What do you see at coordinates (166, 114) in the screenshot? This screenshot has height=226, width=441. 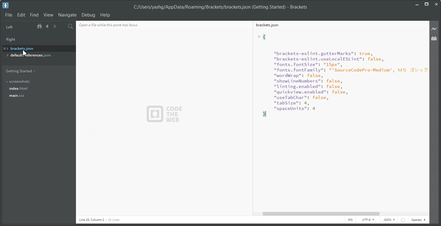 I see `image` at bounding box center [166, 114].